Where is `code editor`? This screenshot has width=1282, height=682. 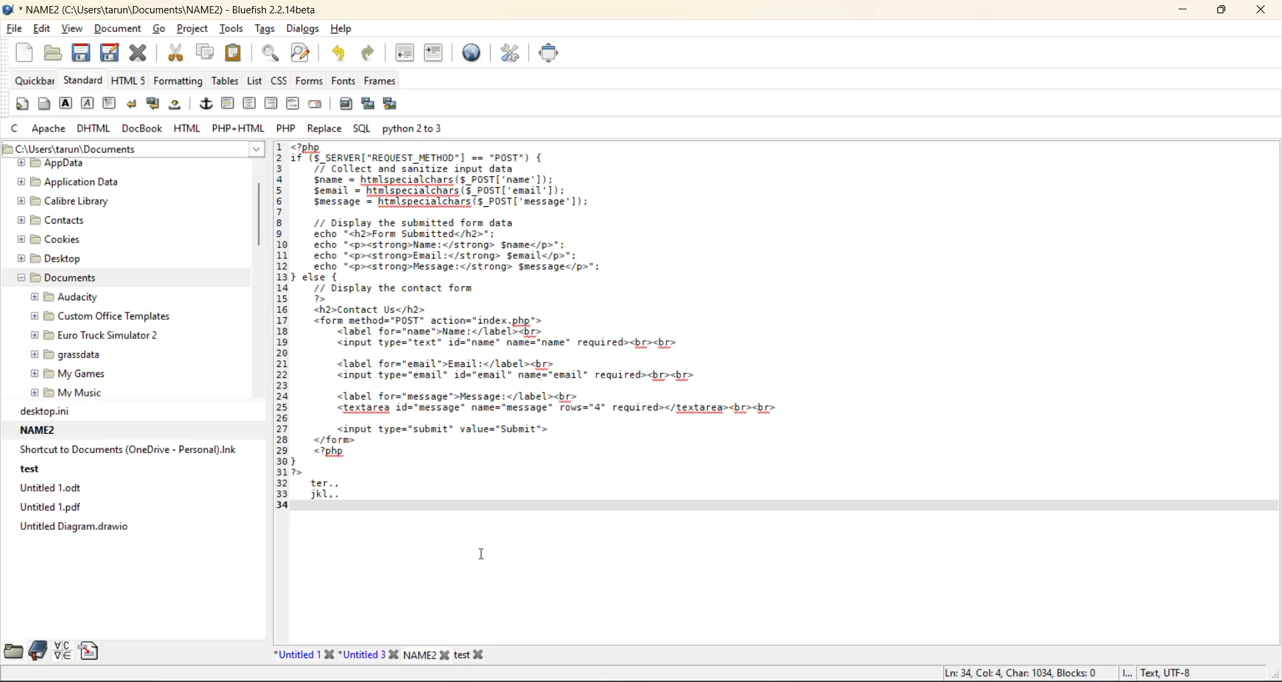 code editor is located at coordinates (536, 326).